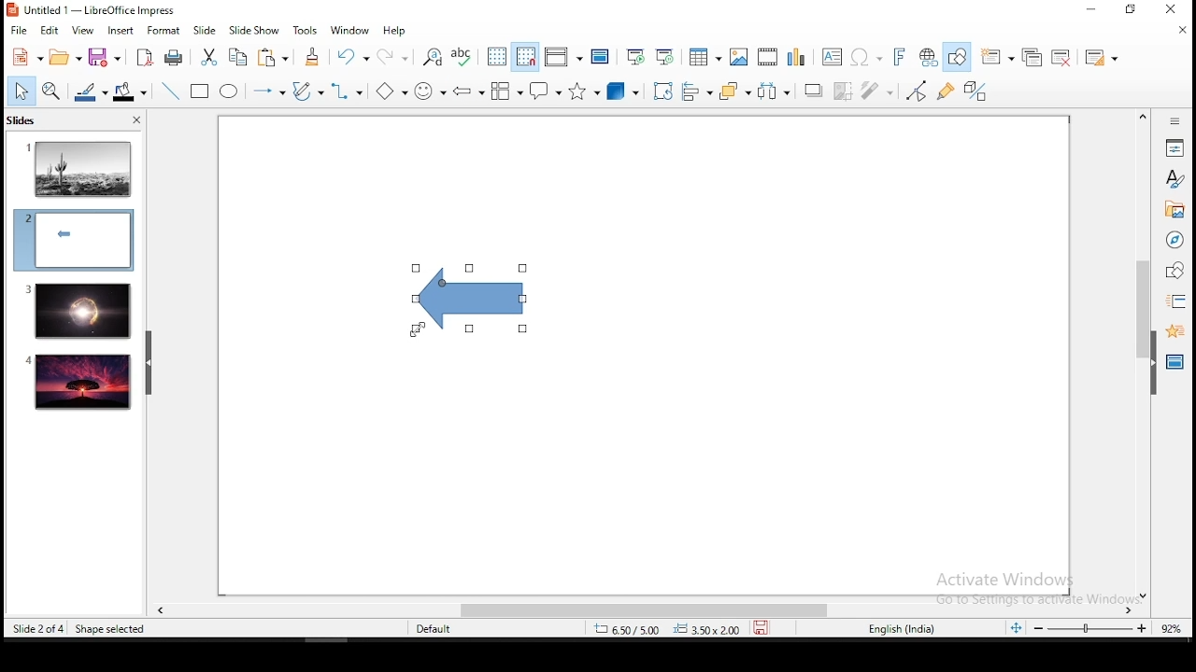 The width and height of the screenshot is (1196, 672). I want to click on save, so click(765, 627).